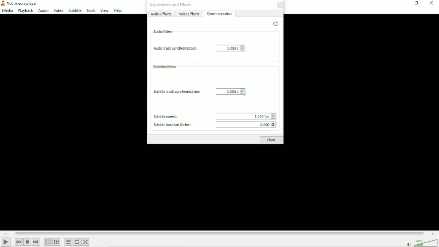  Describe the element at coordinates (243, 94) in the screenshot. I see `Mouse Cursor` at that location.